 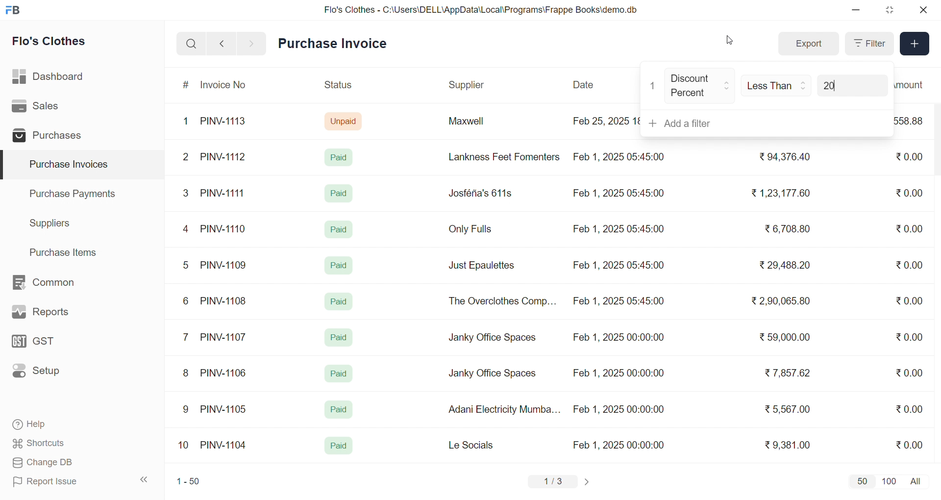 I want to click on Setup, so click(x=51, y=374).